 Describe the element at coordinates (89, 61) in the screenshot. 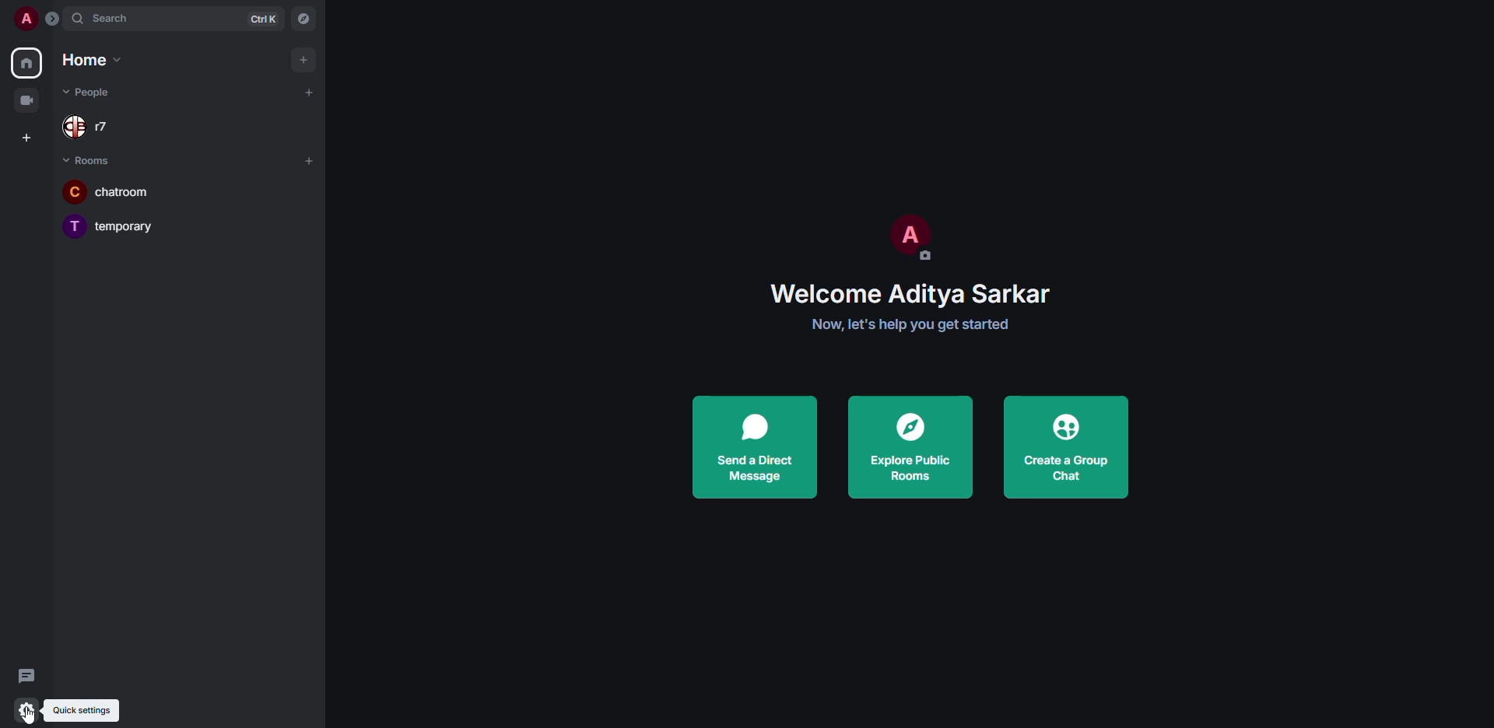

I see `home` at that location.